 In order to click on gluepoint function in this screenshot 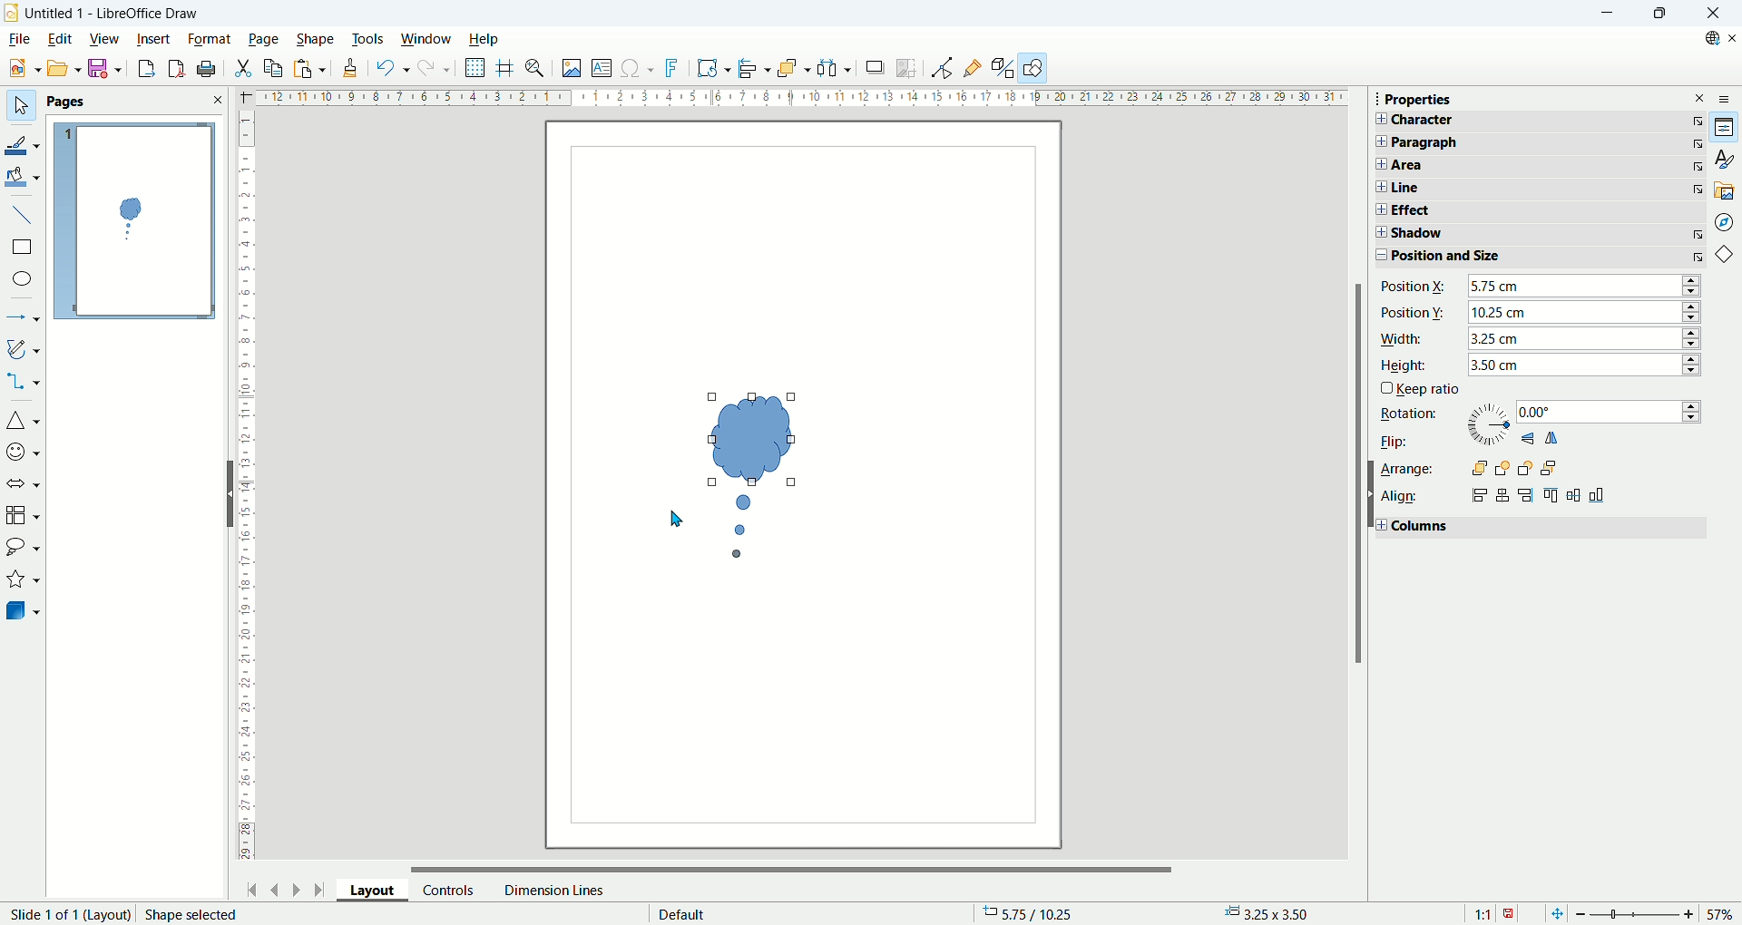, I will do `click(974, 67)`.